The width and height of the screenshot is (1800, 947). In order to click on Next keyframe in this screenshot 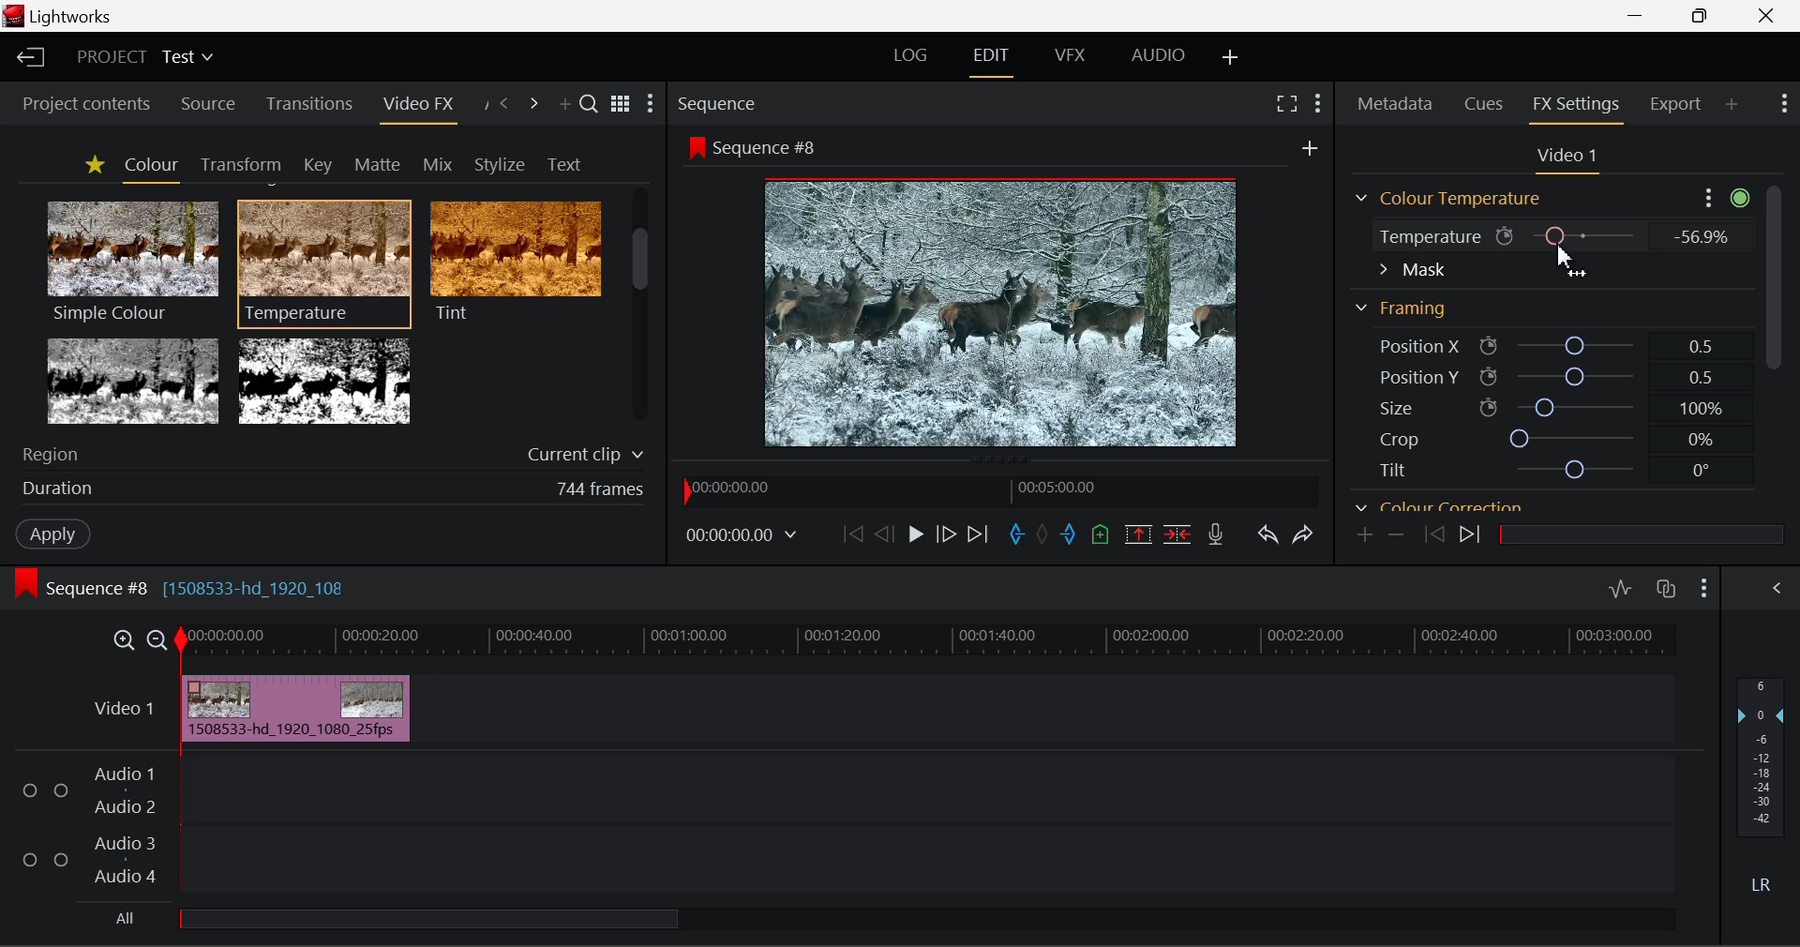, I will do `click(1472, 537)`.